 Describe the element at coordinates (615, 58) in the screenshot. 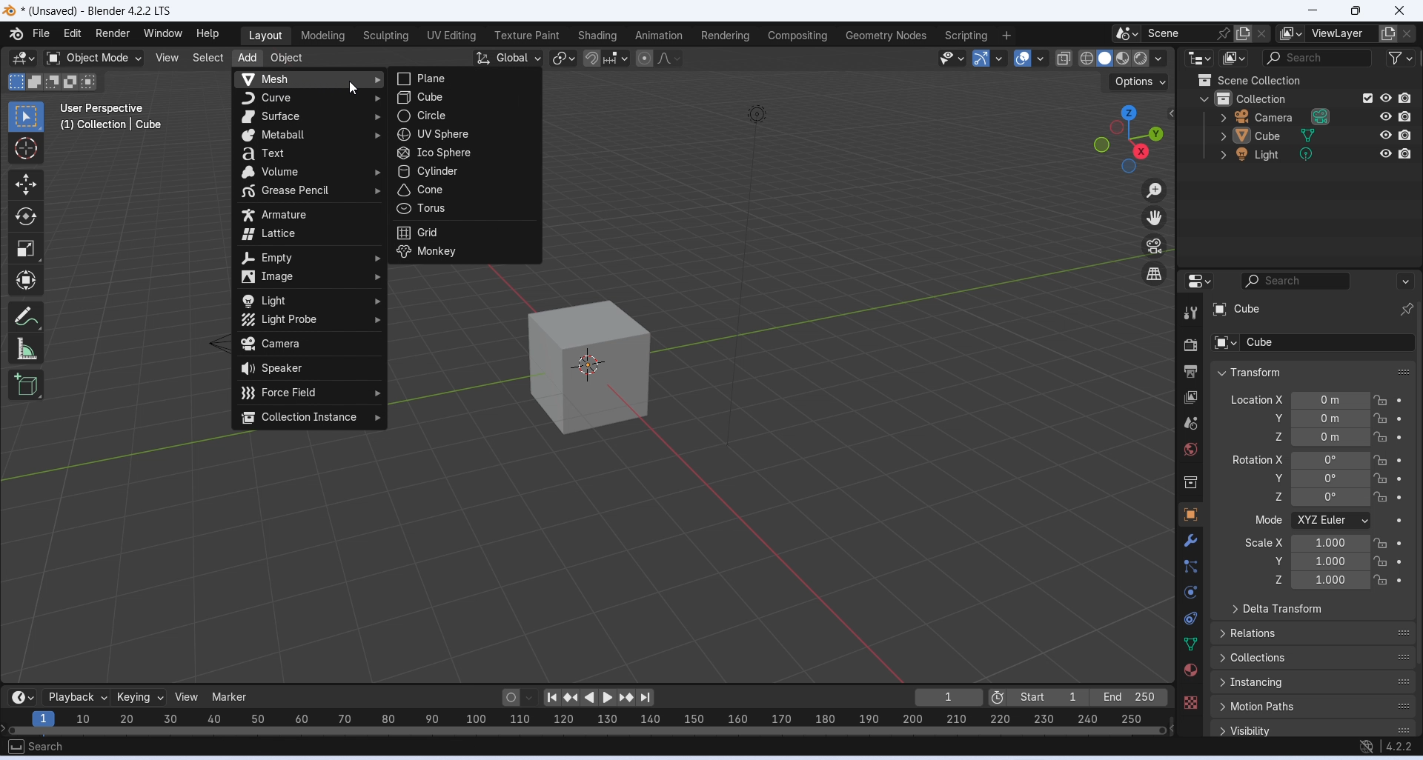

I see `snapping` at that location.